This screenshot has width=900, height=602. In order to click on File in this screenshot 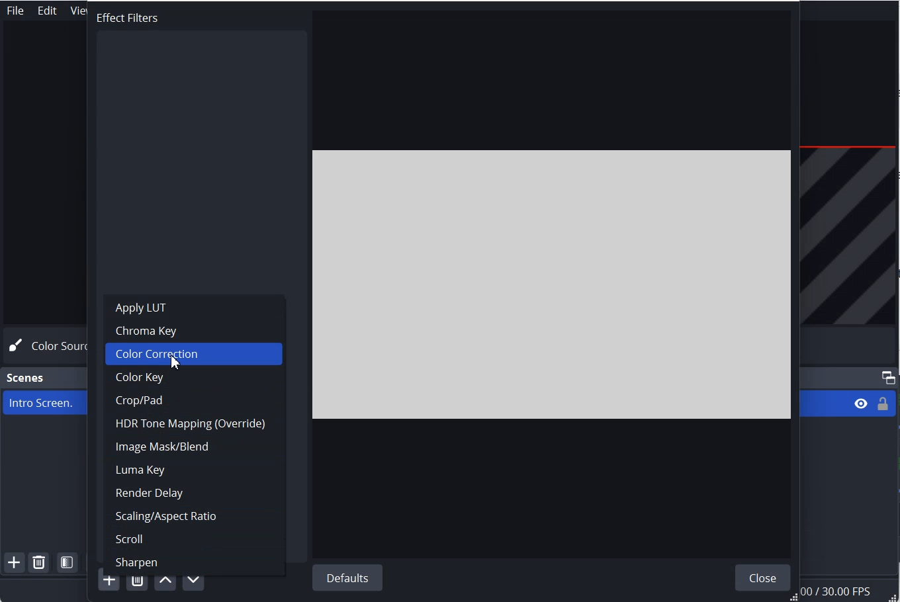, I will do `click(15, 11)`.